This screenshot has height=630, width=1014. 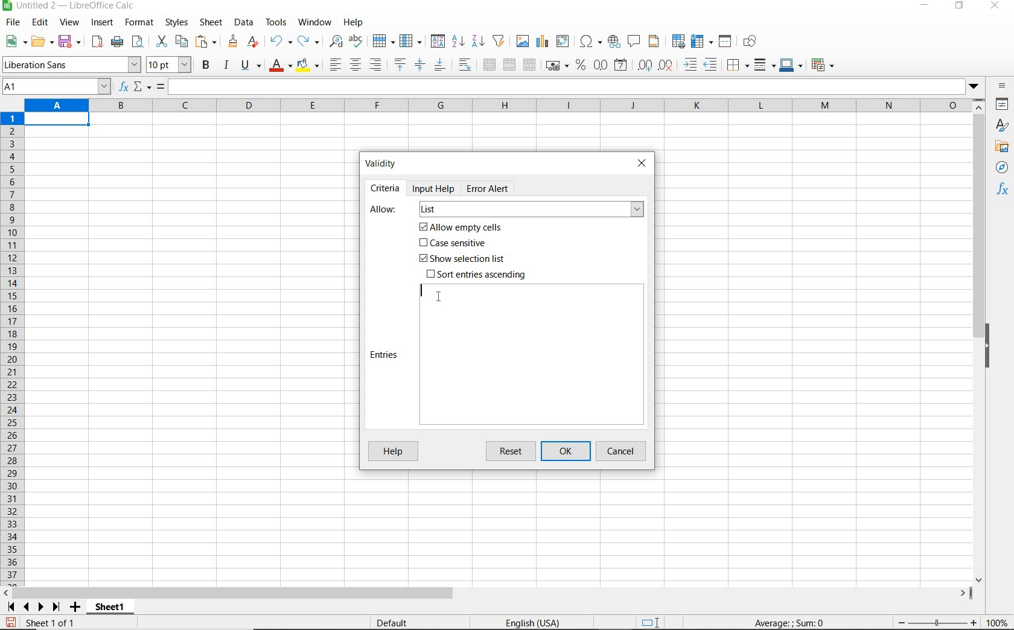 I want to click on underline, so click(x=251, y=66).